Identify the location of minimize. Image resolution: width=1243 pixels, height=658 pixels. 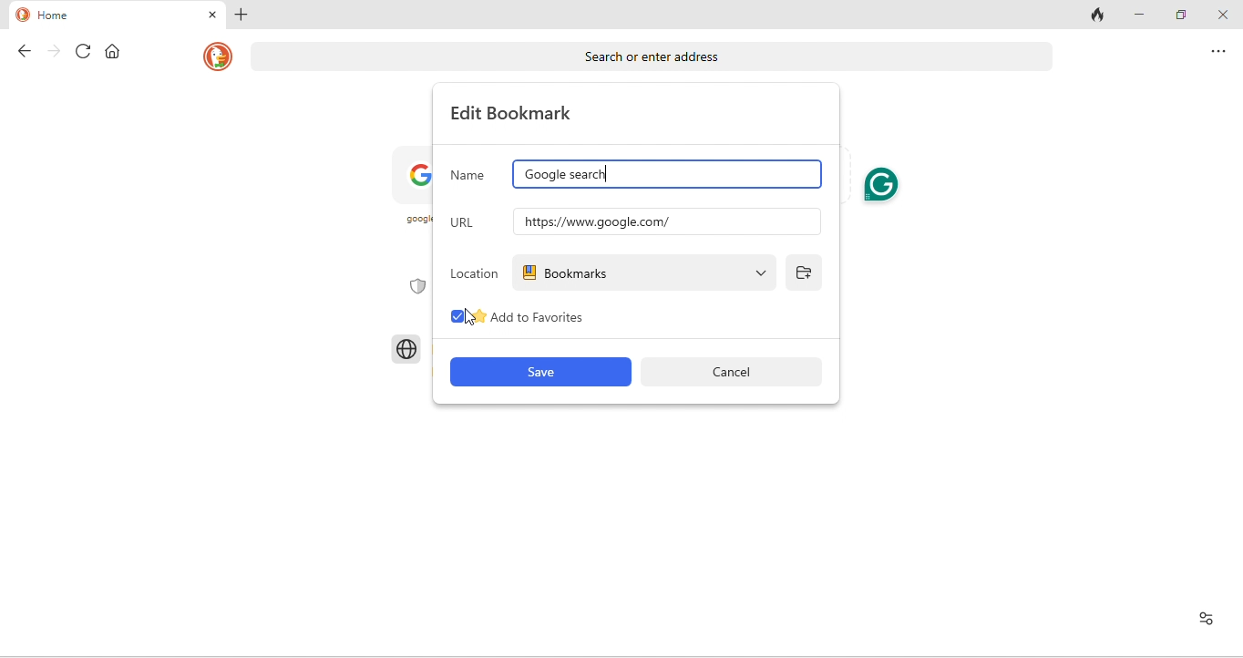
(1137, 15).